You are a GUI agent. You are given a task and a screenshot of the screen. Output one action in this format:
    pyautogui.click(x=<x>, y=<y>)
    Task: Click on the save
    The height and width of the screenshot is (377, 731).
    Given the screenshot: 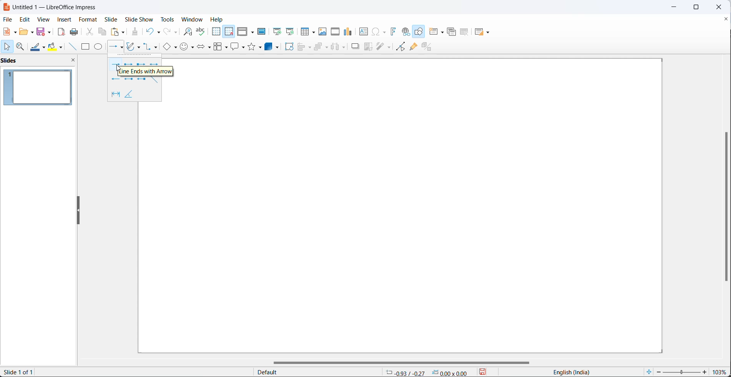 What is the action you would take?
    pyautogui.click(x=485, y=372)
    